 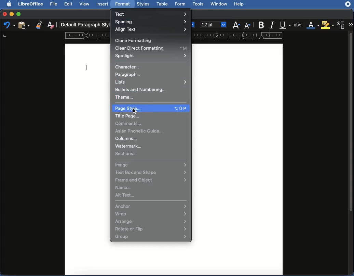 I want to click on Character, so click(x=342, y=25).